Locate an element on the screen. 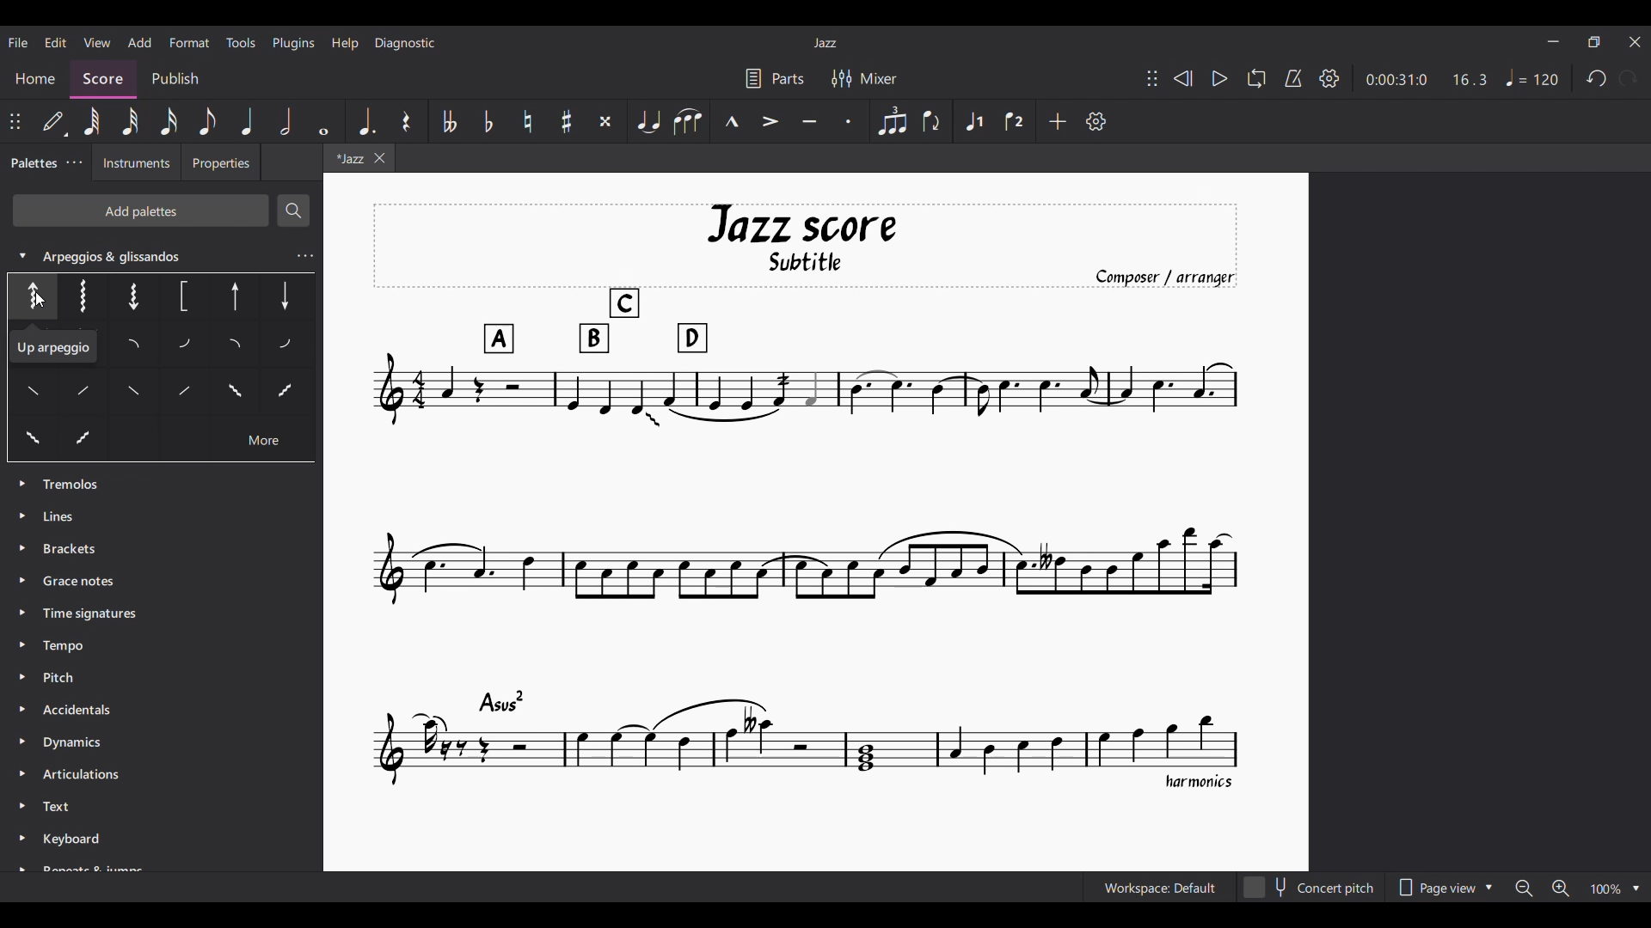  Marcato is located at coordinates (733, 120).